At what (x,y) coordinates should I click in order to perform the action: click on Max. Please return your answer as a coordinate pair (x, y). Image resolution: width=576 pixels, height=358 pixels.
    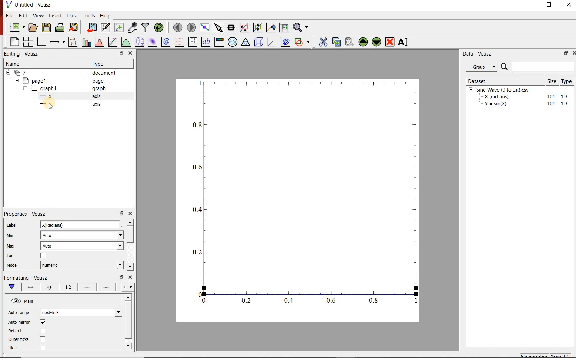
    Looking at the image, I should click on (11, 246).